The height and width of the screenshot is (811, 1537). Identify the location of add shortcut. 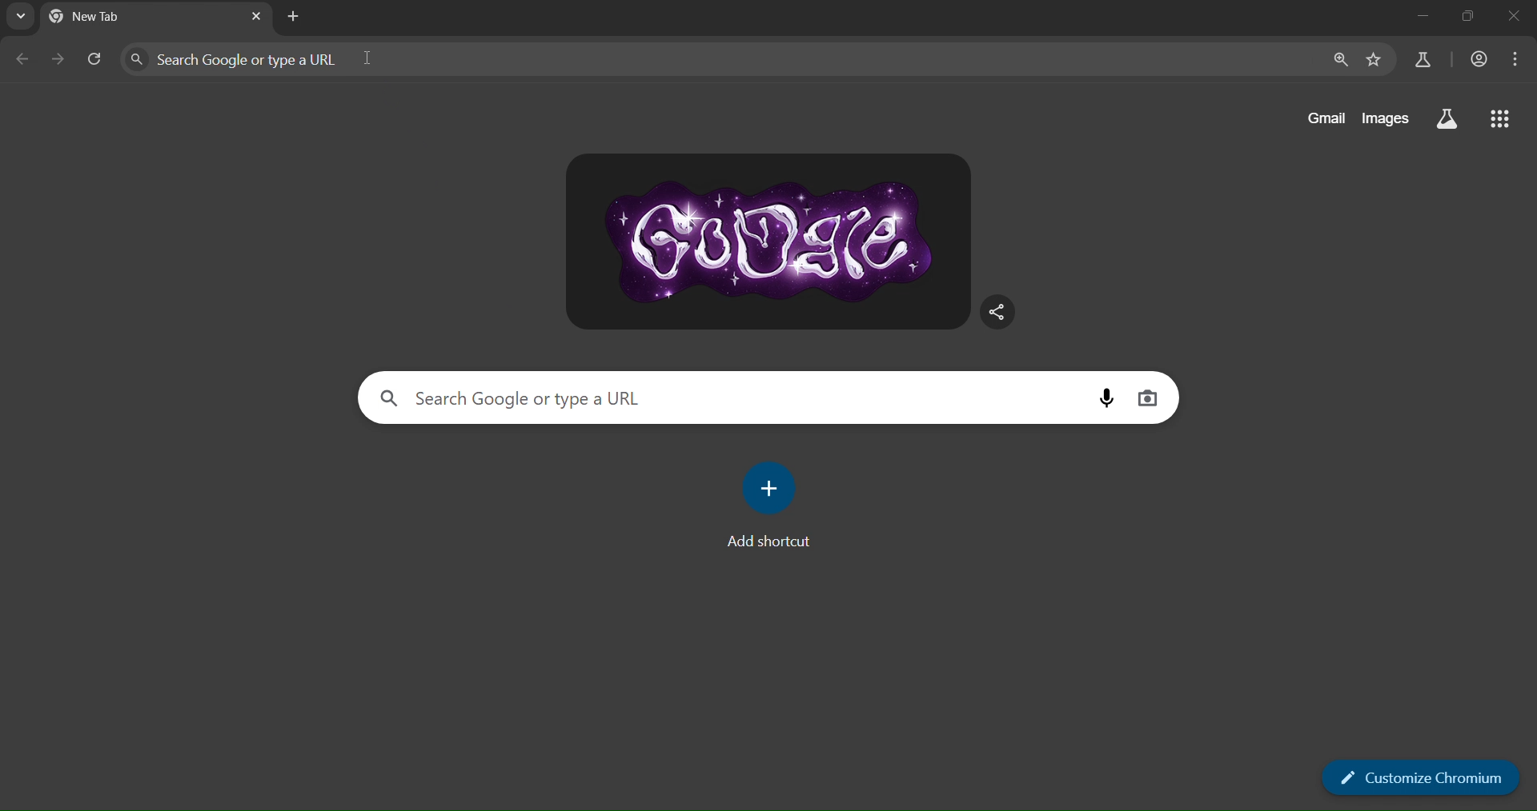
(772, 502).